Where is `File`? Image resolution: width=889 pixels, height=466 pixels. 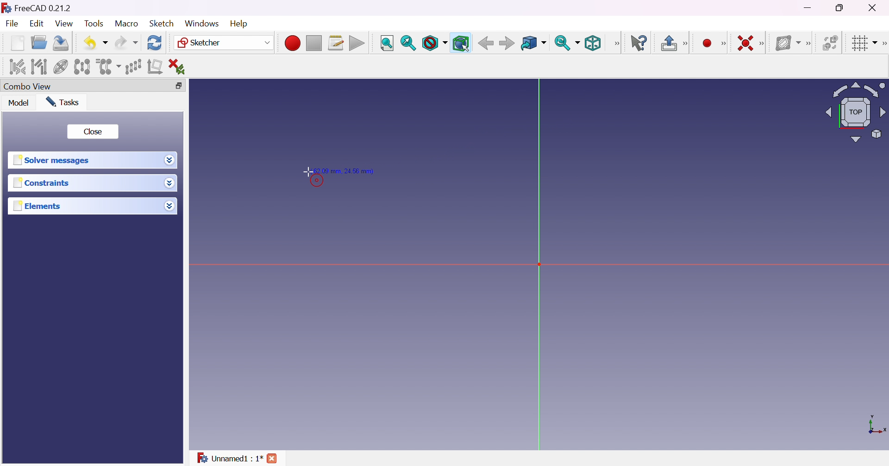 File is located at coordinates (13, 25).